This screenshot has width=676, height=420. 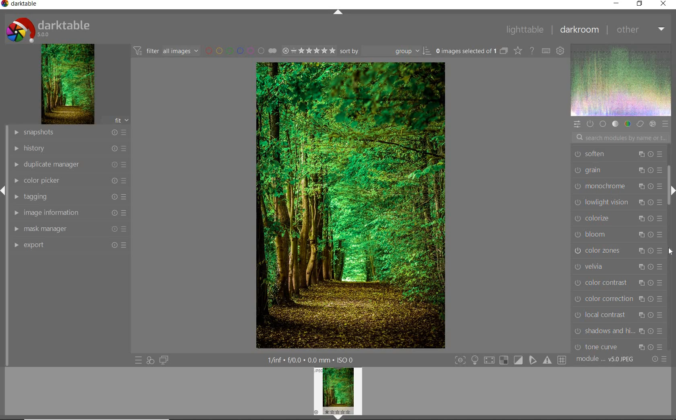 What do you see at coordinates (308, 50) in the screenshot?
I see `SELECTED IMAGE RANGE RATING` at bounding box center [308, 50].